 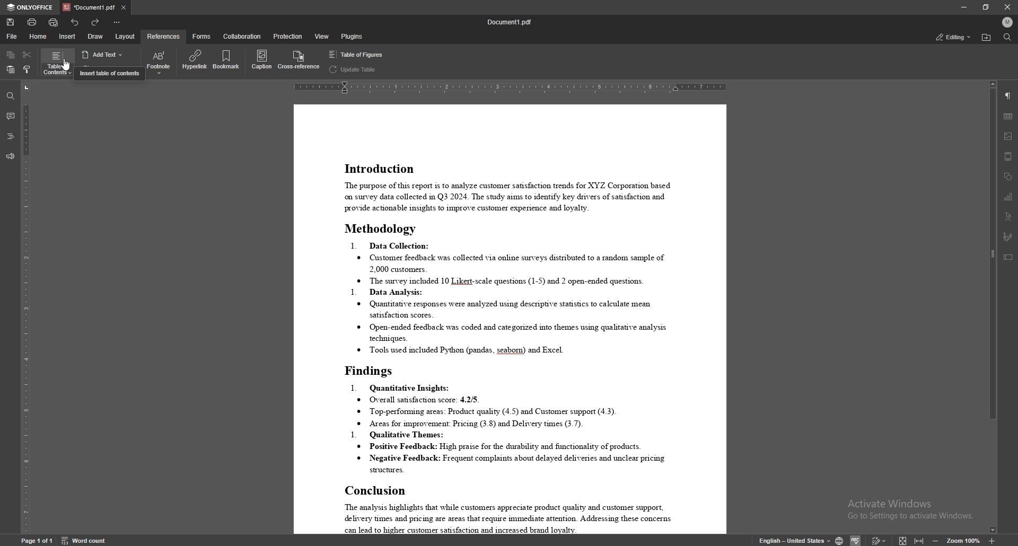 What do you see at coordinates (511, 87) in the screenshot?
I see `horizontal scale` at bounding box center [511, 87].